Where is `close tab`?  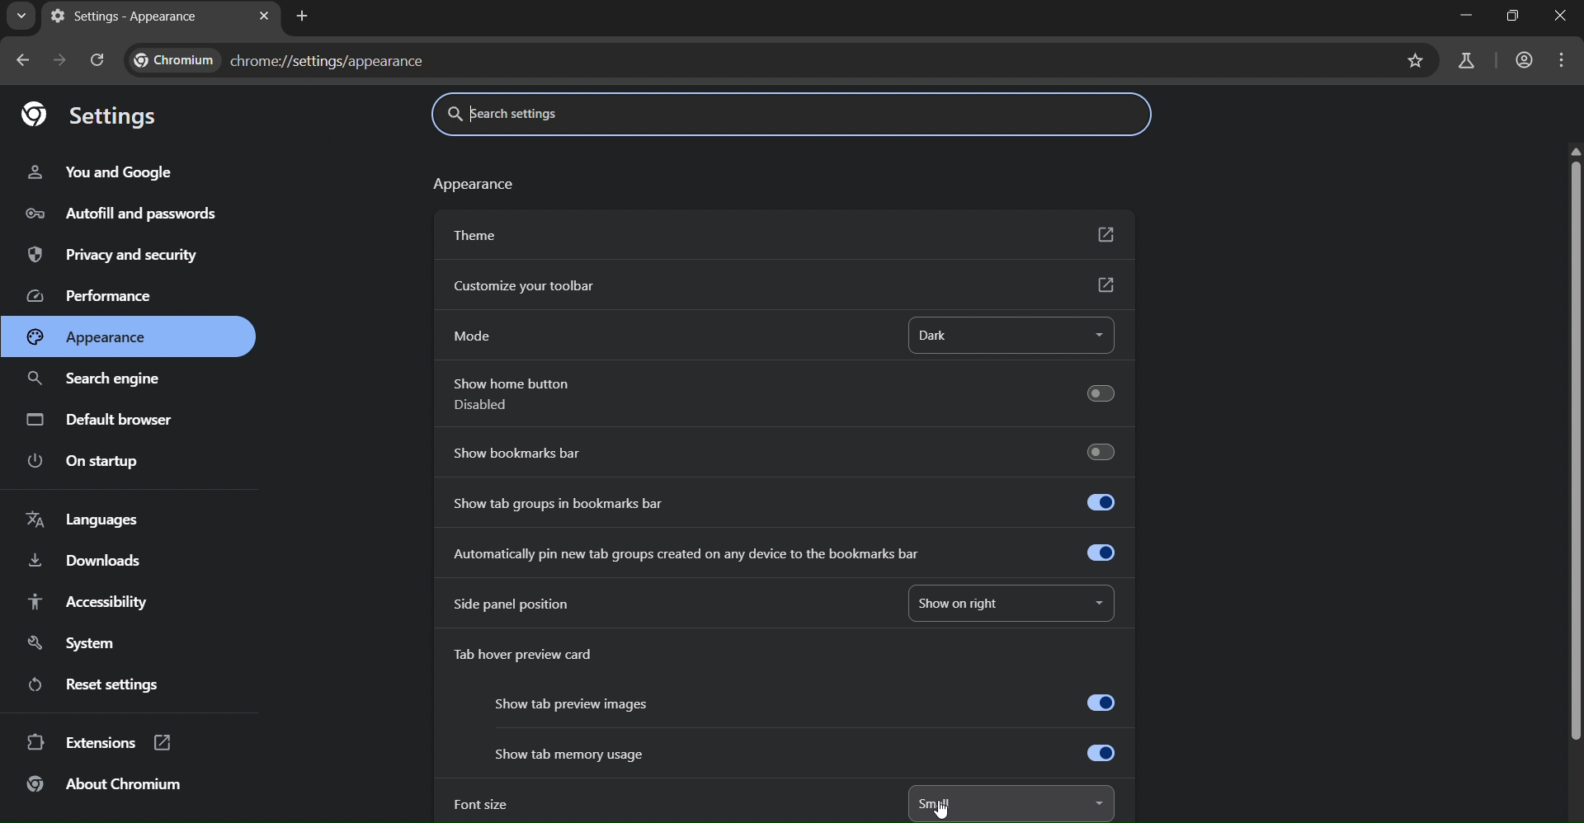
close tab is located at coordinates (264, 16).